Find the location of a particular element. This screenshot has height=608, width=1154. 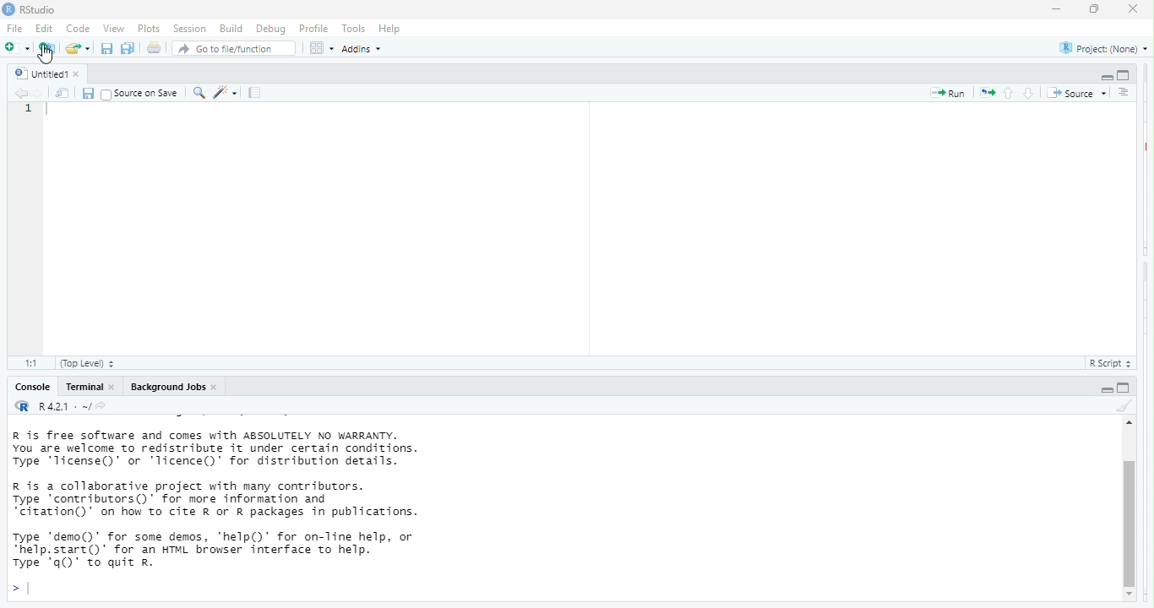

hide console is located at coordinates (1125, 388).